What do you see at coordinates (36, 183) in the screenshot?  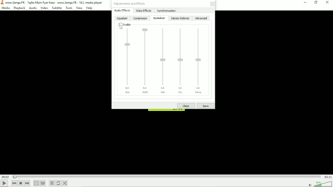 I see `Toggle video in fullscreen` at bounding box center [36, 183].